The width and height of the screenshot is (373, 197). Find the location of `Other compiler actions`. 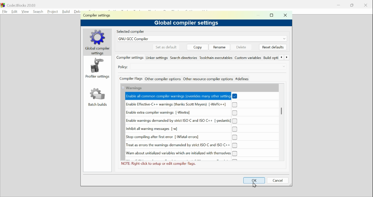

Other compiler actions is located at coordinates (162, 79).